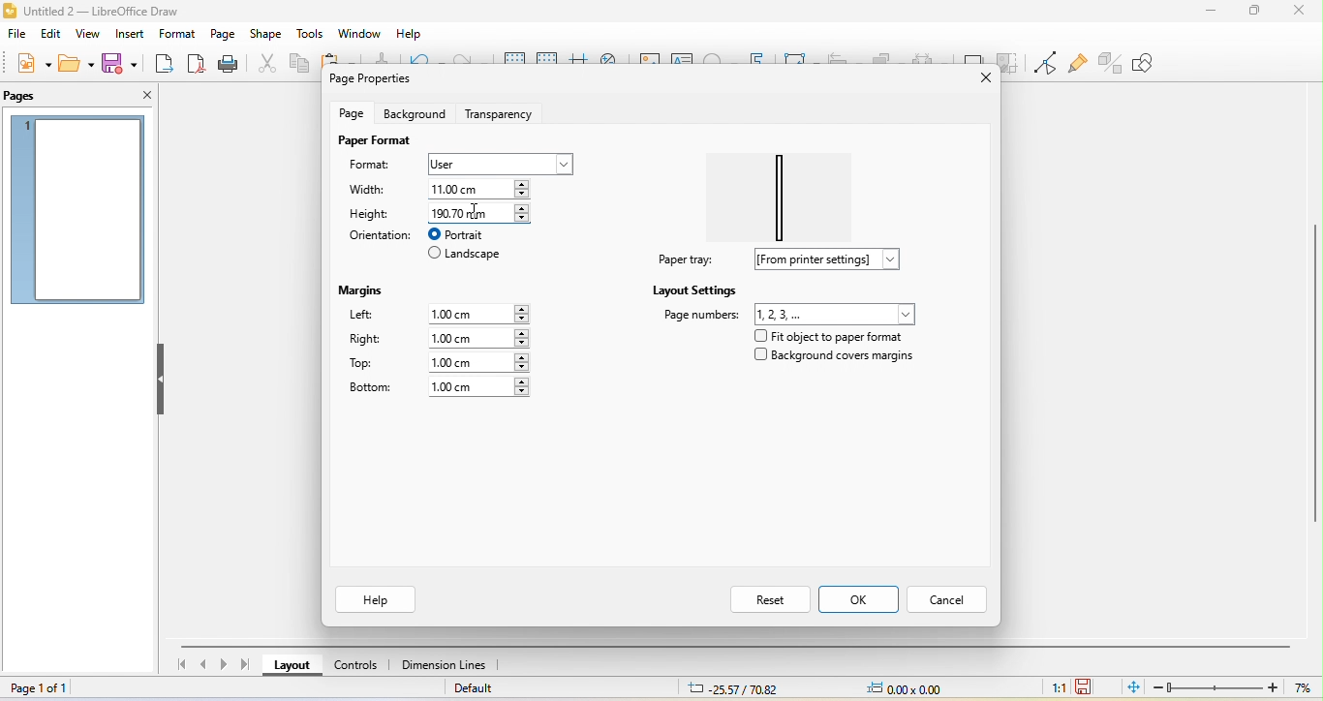  What do you see at coordinates (479, 387) in the screenshot?
I see `1.00 cm` at bounding box center [479, 387].